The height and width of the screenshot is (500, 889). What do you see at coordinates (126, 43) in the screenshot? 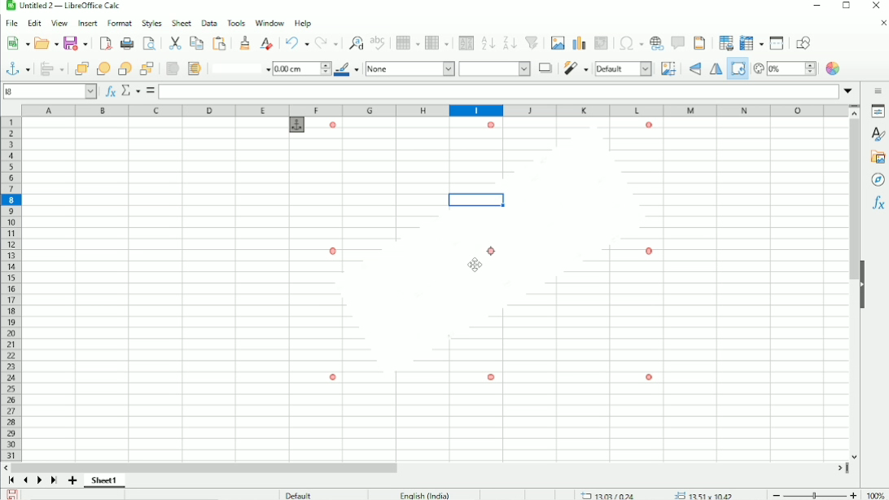
I see `Print` at bounding box center [126, 43].